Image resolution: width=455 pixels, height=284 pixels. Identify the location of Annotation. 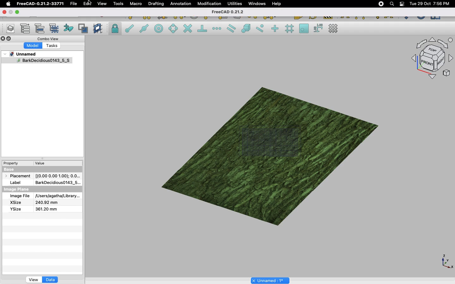
(181, 3).